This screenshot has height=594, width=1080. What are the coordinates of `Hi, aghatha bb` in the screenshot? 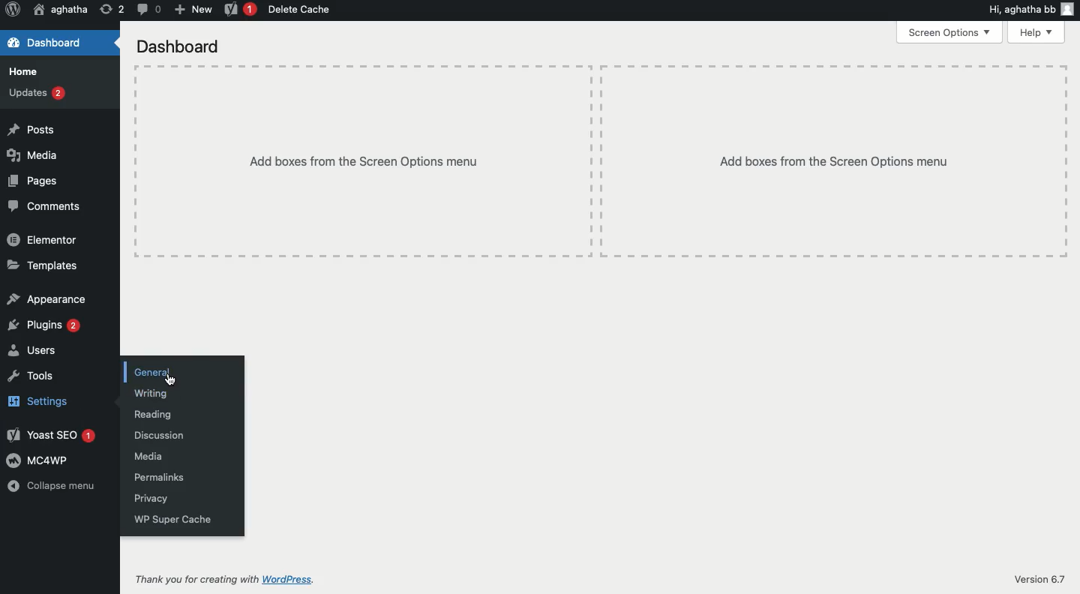 It's located at (1027, 10).